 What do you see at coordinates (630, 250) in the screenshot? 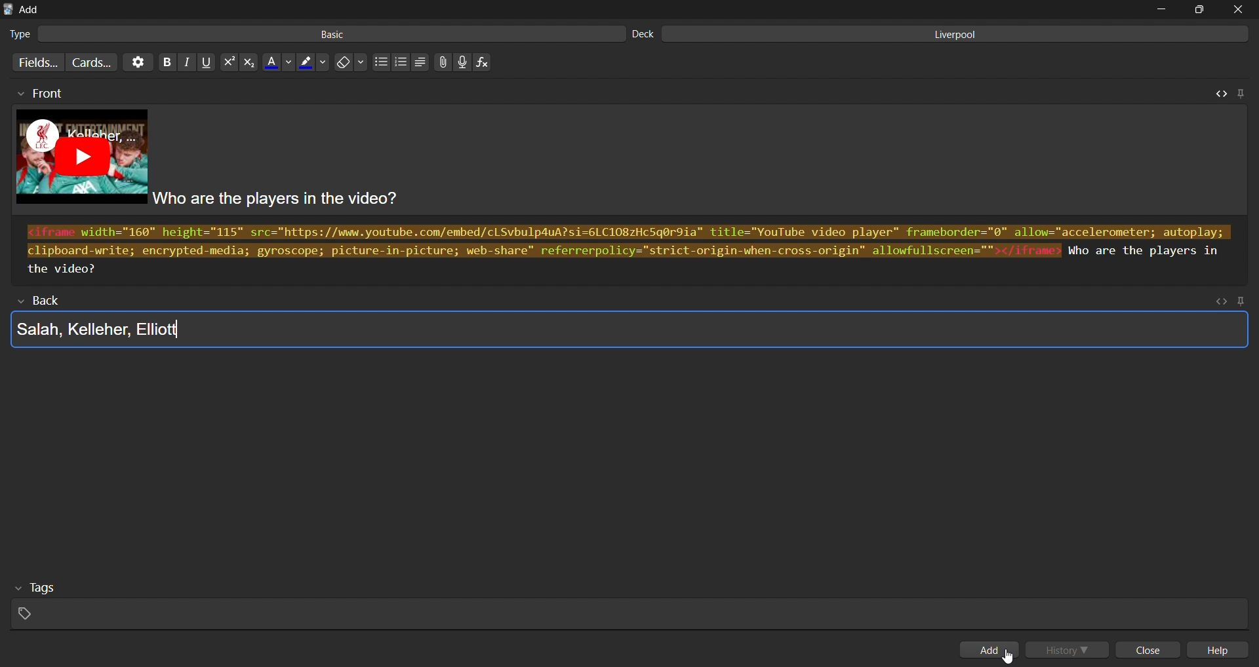
I see `html editor` at bounding box center [630, 250].